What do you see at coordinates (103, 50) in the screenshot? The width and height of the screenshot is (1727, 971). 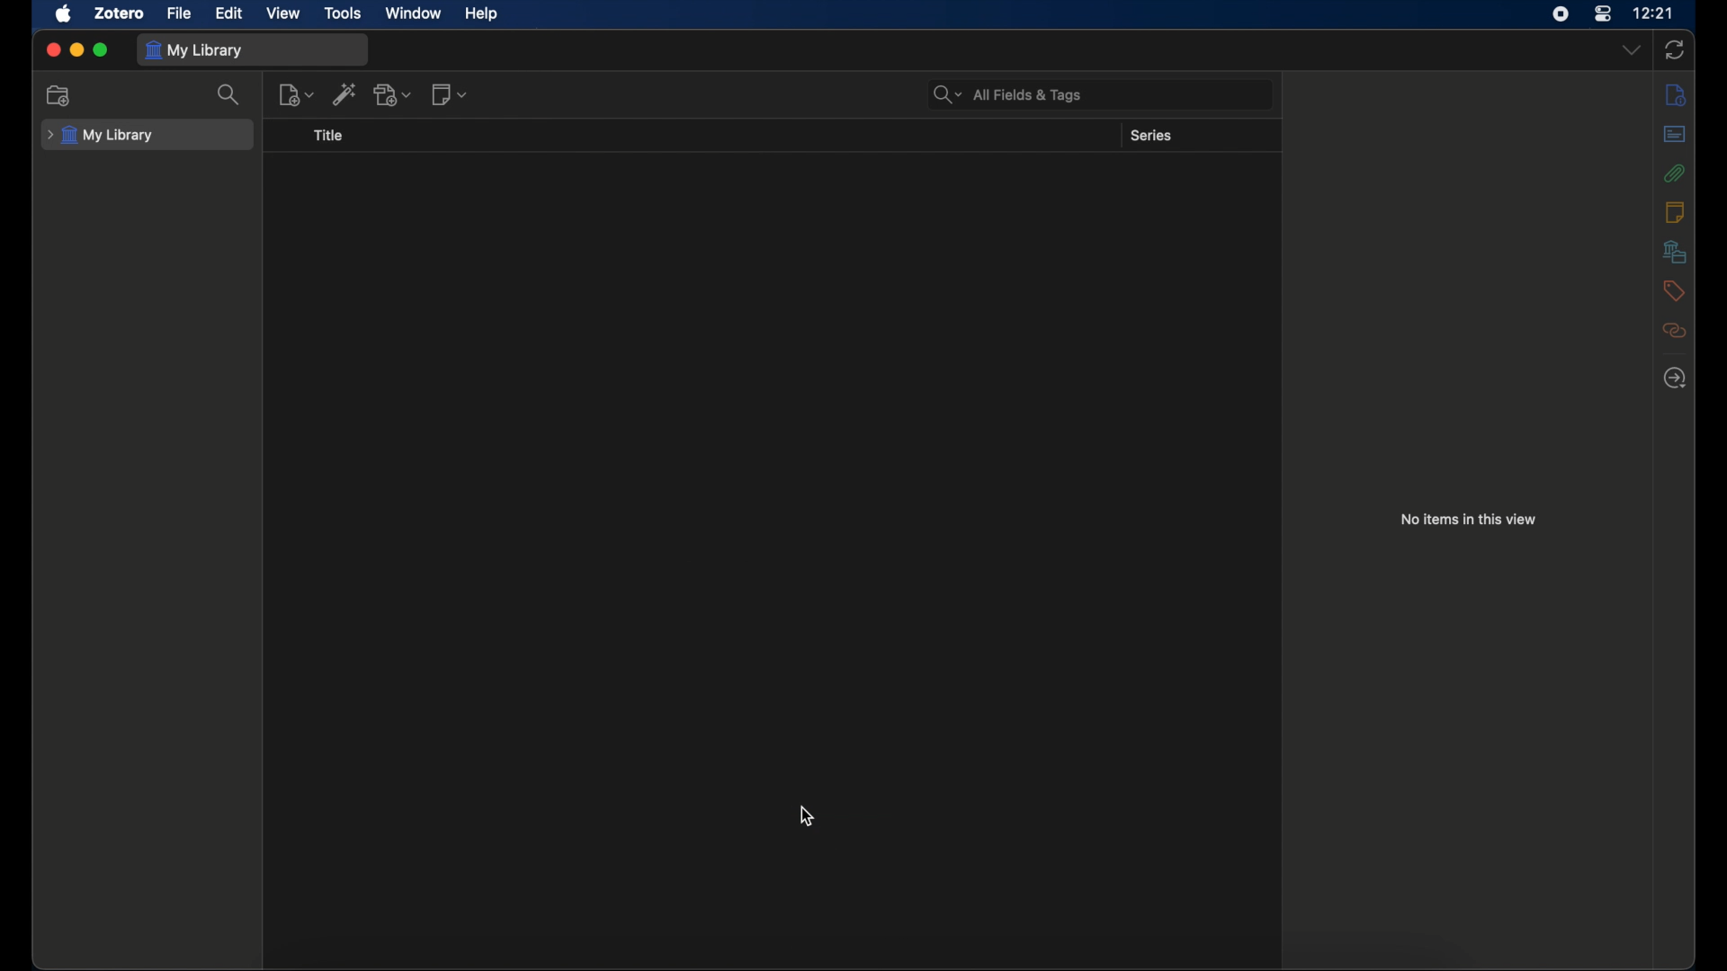 I see `maximize` at bounding box center [103, 50].